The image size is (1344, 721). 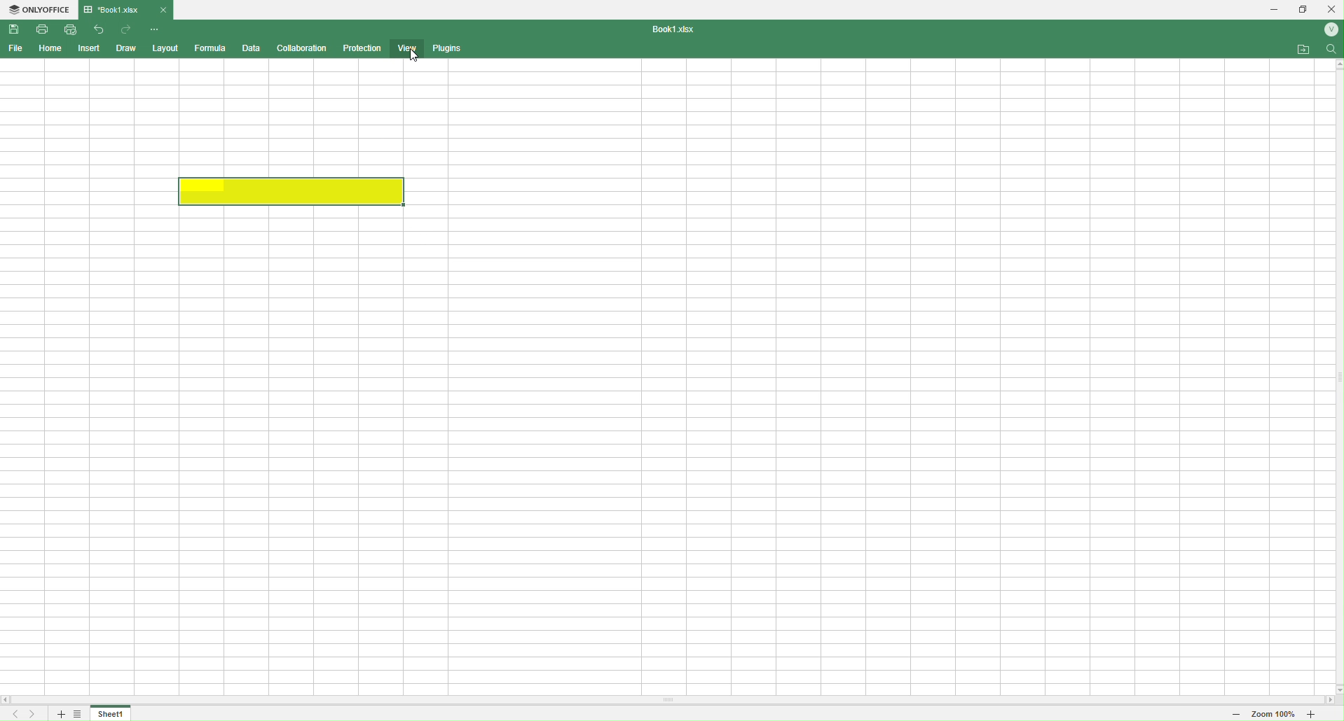 I want to click on Restore down, so click(x=1303, y=10).